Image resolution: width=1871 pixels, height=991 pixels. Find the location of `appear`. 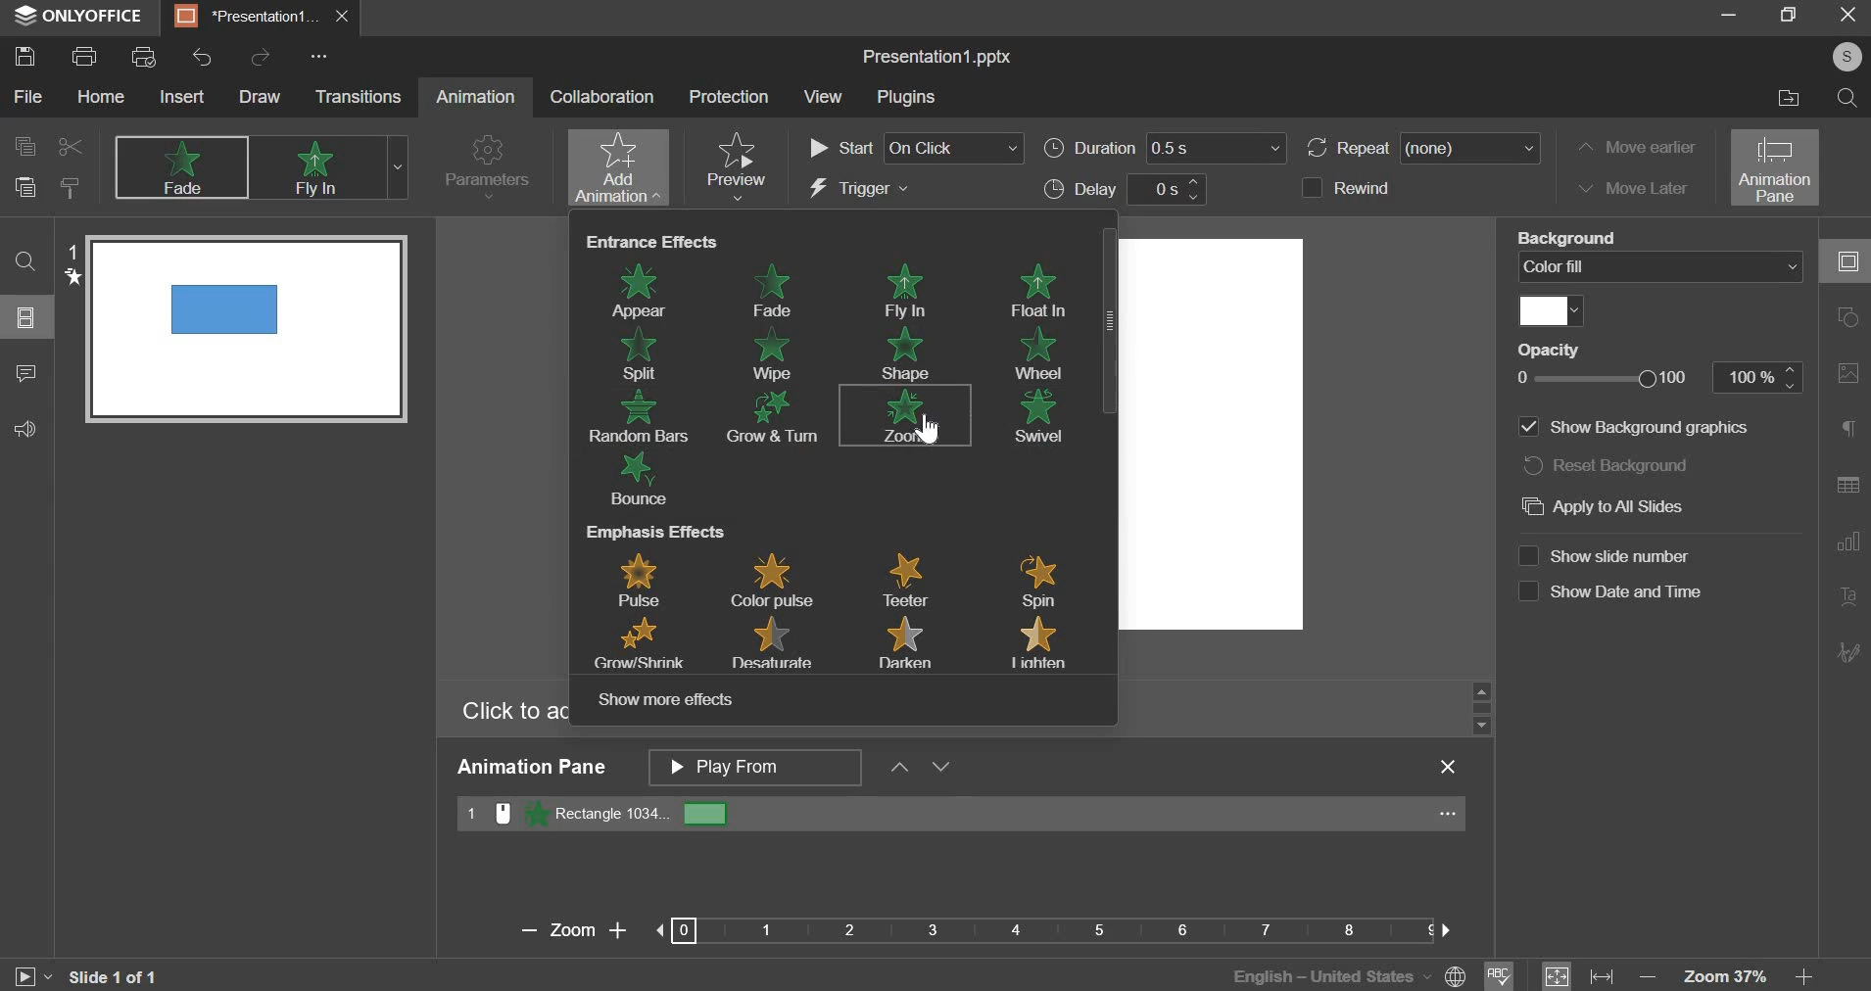

appear is located at coordinates (320, 167).